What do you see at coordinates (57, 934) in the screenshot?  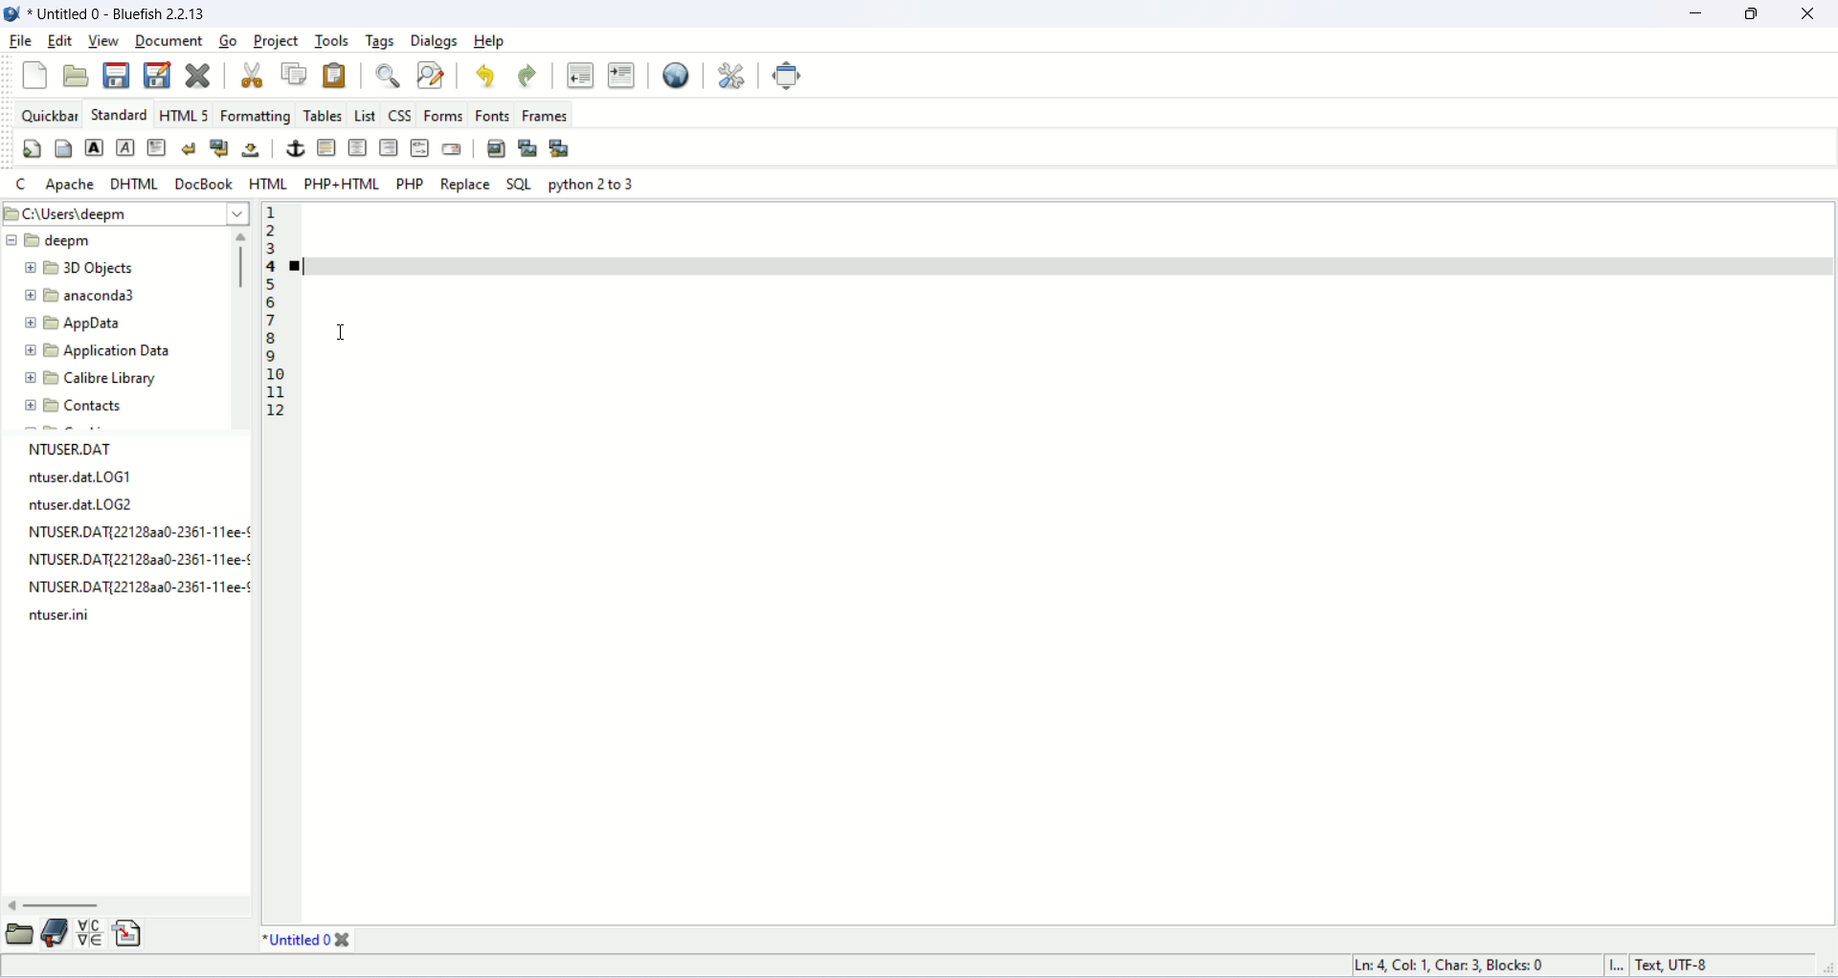 I see `bookmarks` at bounding box center [57, 934].